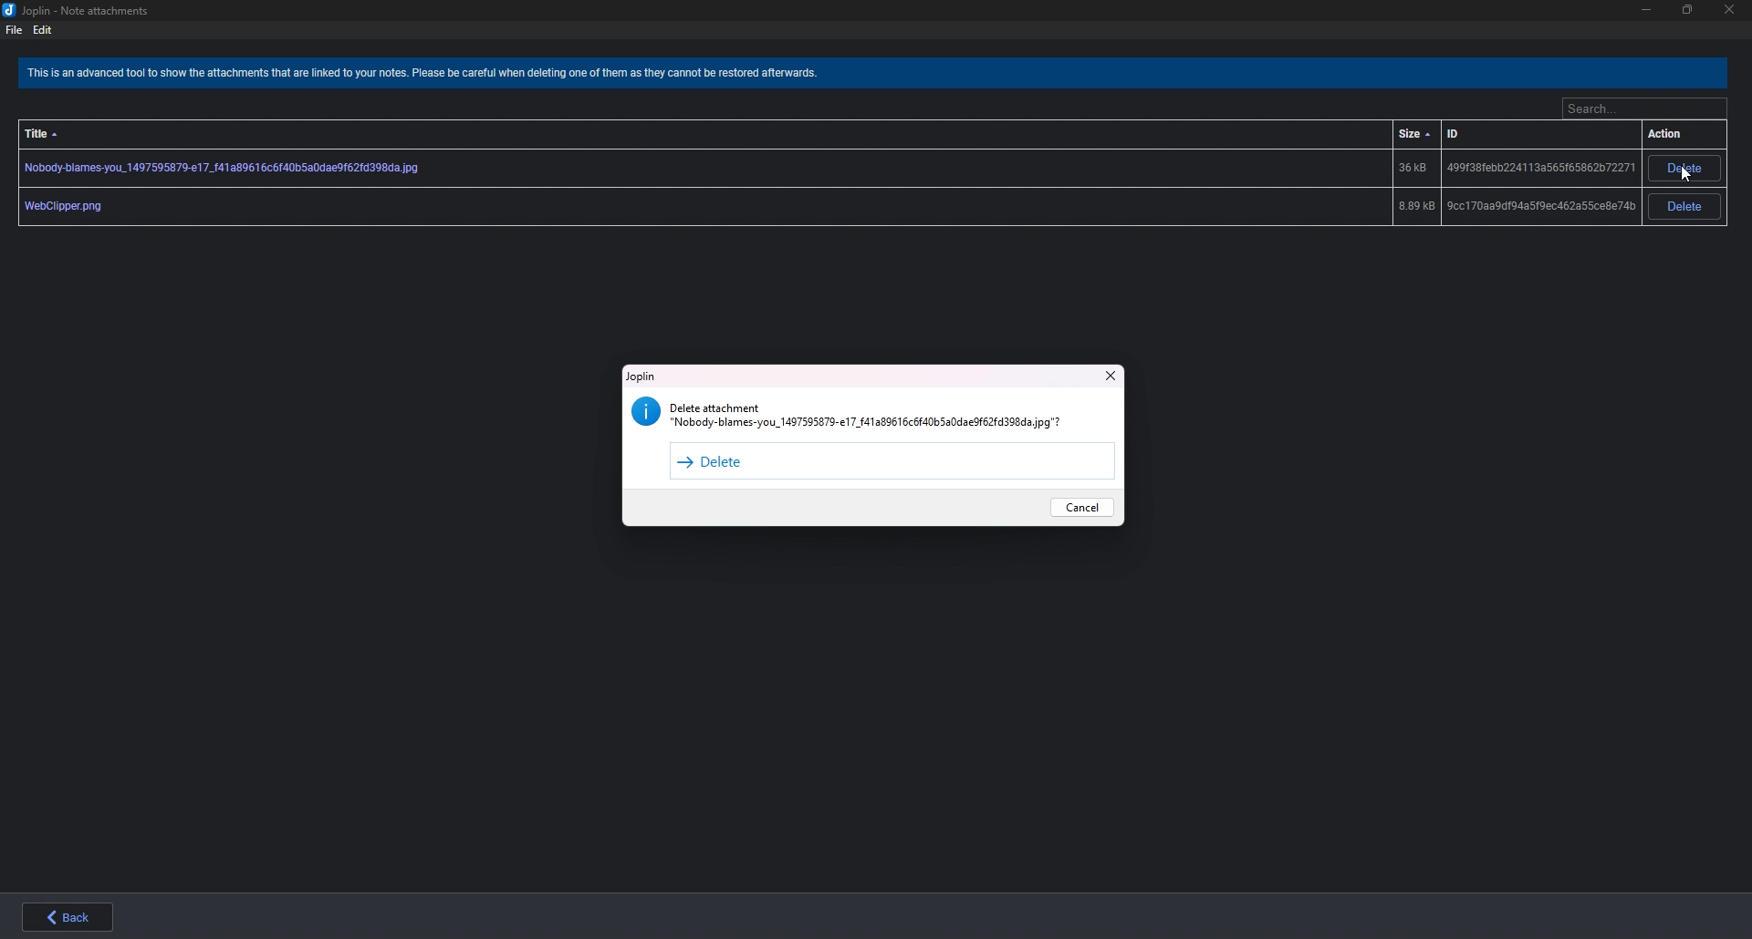 This screenshot has height=939, width=1752. What do you see at coordinates (824, 207) in the screenshot?
I see `Attachment` at bounding box center [824, 207].